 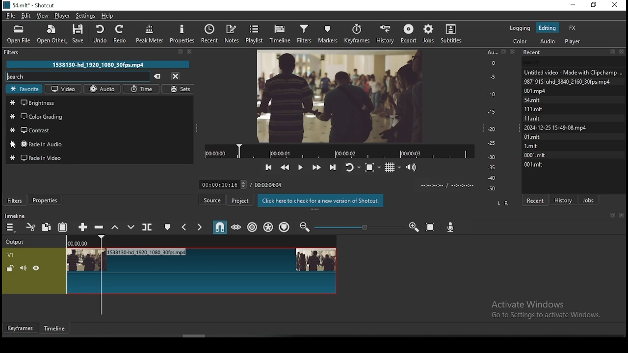 I want to click on audio, so click(x=548, y=41).